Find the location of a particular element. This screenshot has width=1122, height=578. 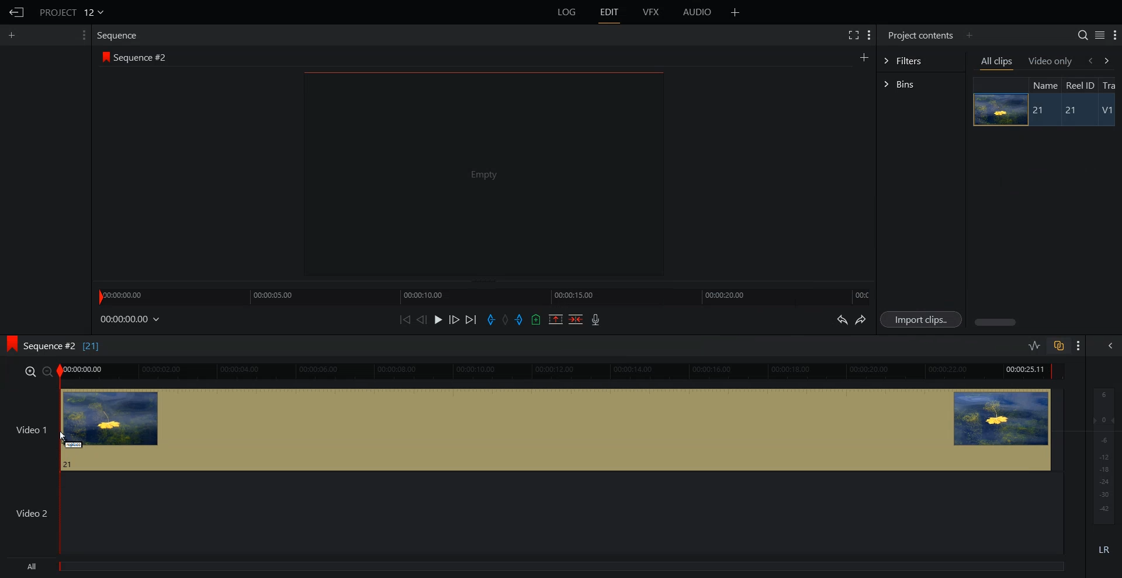

Clear all Marks is located at coordinates (505, 319).